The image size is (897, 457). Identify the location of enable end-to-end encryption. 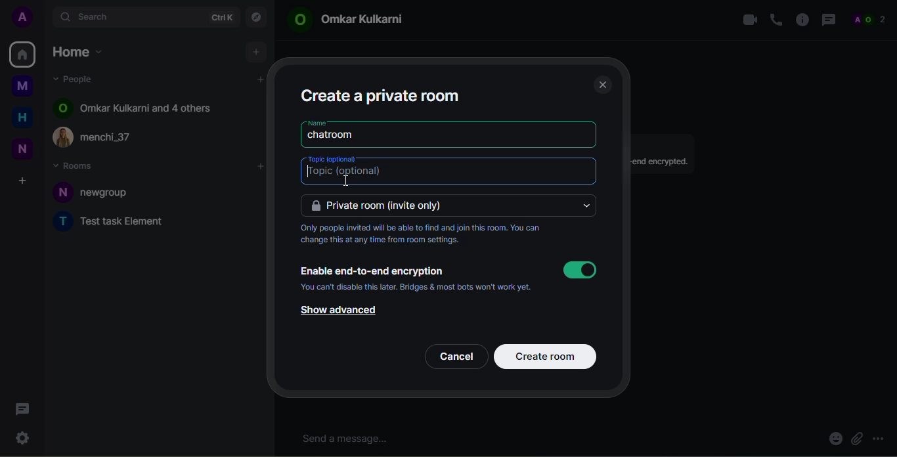
(372, 269).